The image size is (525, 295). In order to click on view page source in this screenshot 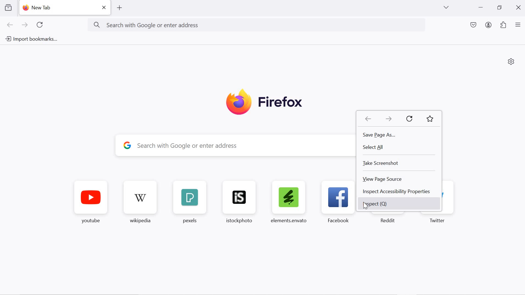, I will do `click(400, 179)`.